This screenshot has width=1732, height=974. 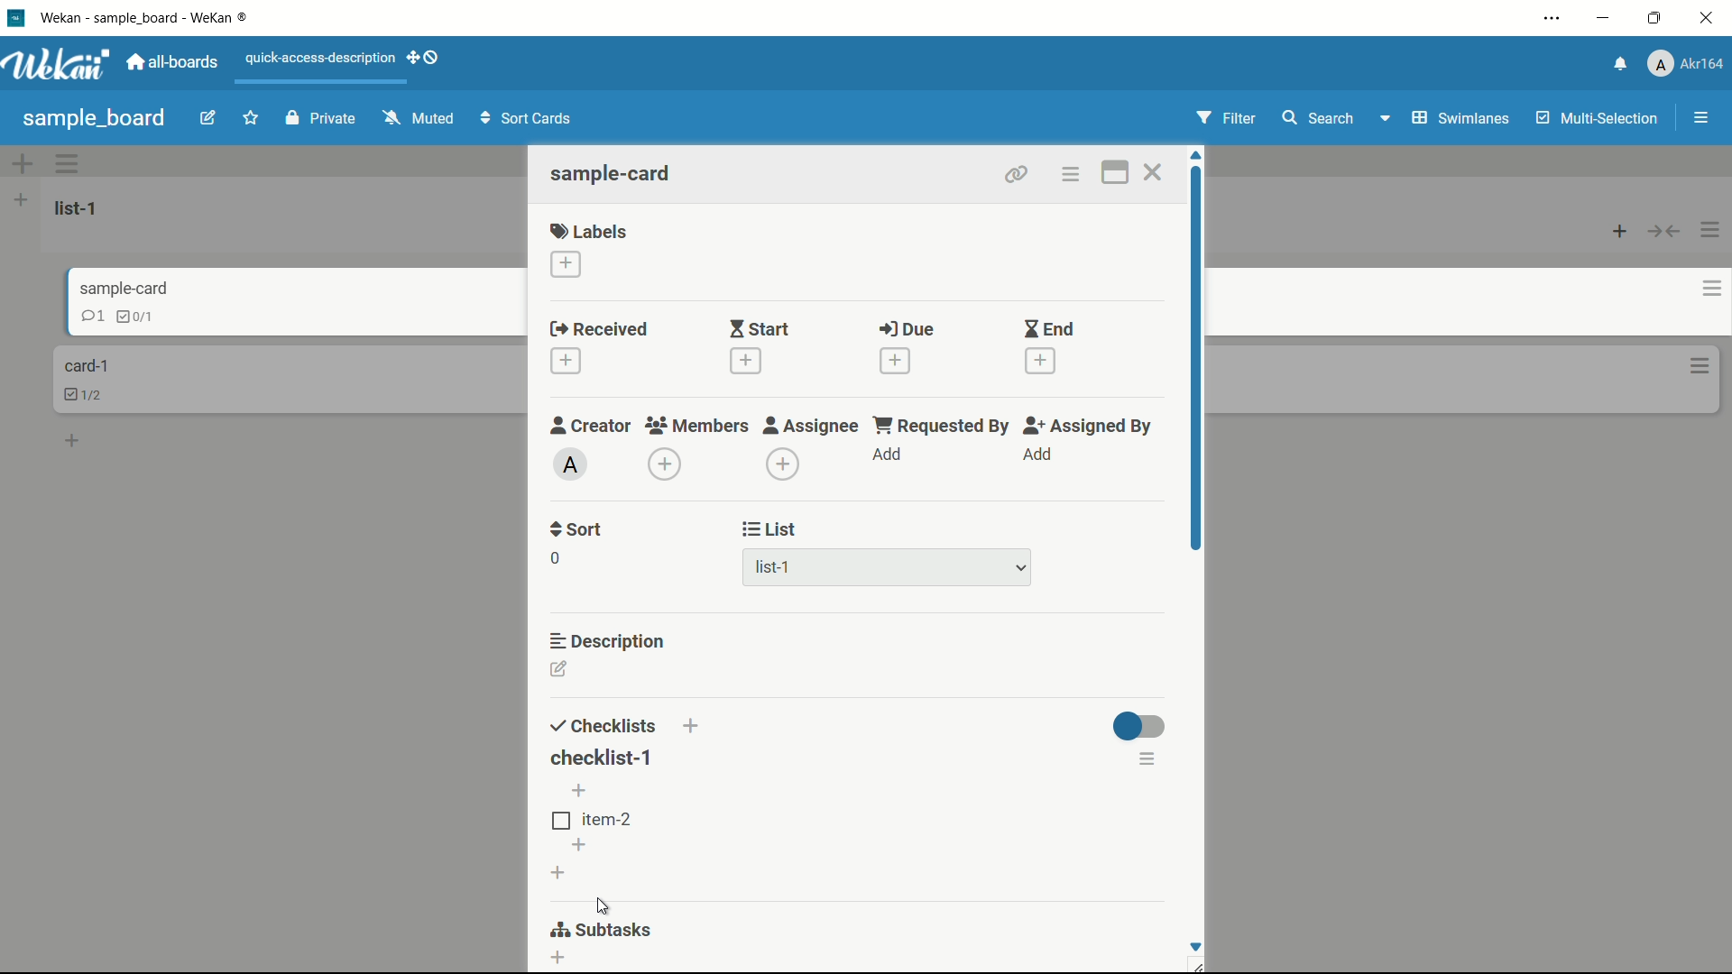 I want to click on add members, so click(x=665, y=463).